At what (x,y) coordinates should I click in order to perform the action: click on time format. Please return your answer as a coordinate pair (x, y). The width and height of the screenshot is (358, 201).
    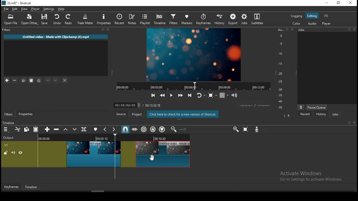
    Looking at the image, I should click on (255, 105).